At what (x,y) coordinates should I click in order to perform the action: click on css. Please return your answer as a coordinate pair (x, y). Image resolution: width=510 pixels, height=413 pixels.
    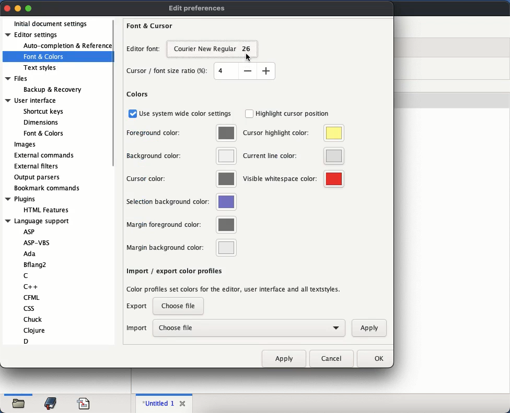
    Looking at the image, I should click on (32, 308).